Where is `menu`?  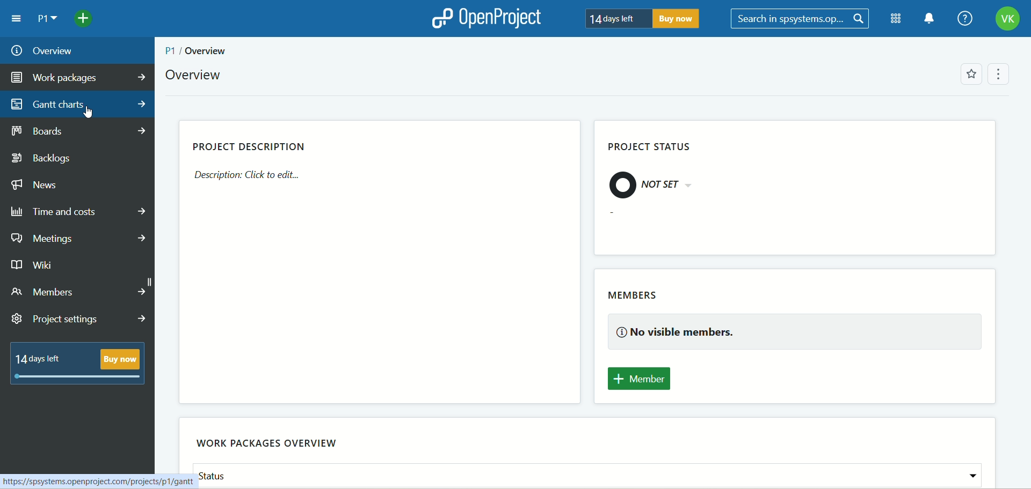
menu is located at coordinates (1003, 73).